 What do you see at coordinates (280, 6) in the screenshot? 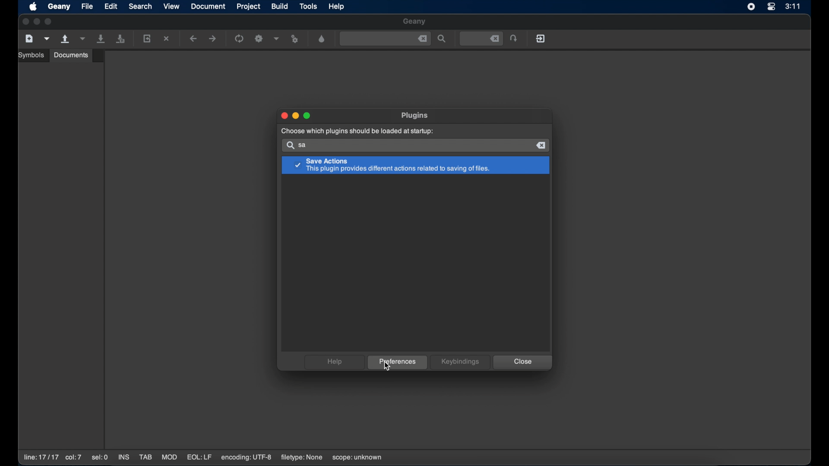
I see `build` at bounding box center [280, 6].